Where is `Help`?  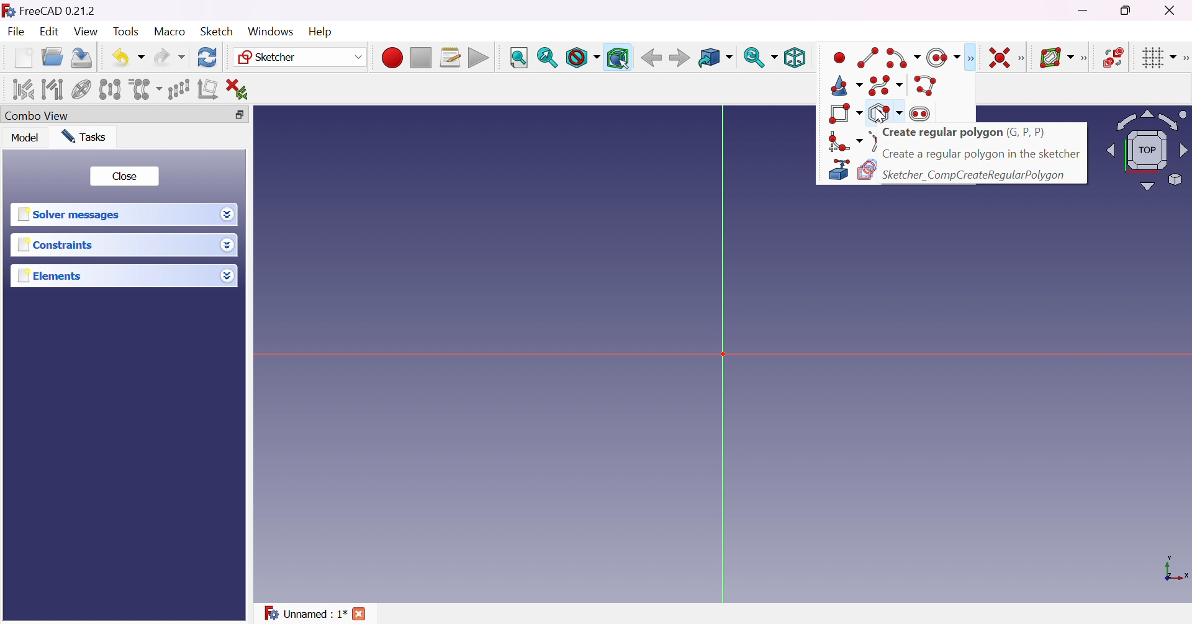 Help is located at coordinates (322, 32).